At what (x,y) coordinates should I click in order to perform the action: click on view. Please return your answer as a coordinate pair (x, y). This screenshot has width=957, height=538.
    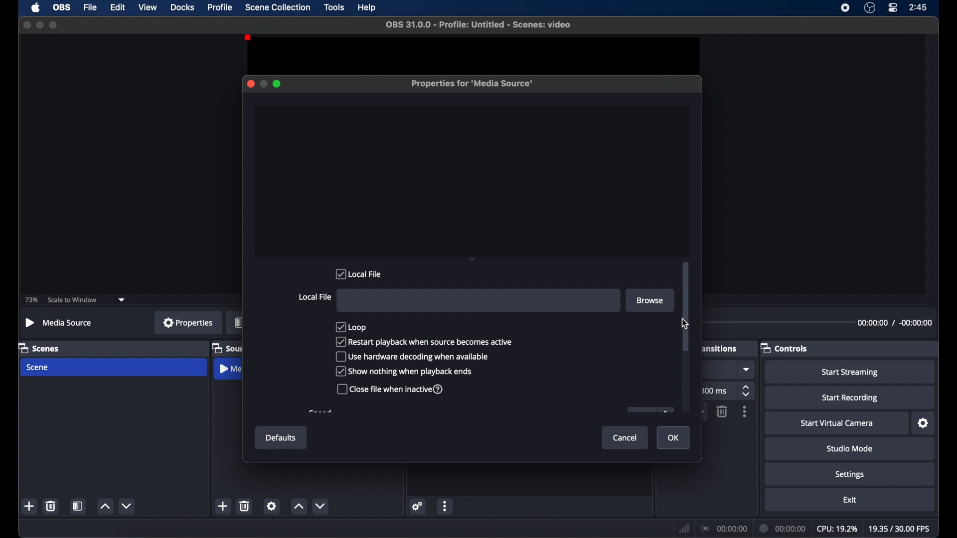
    Looking at the image, I should click on (148, 7).